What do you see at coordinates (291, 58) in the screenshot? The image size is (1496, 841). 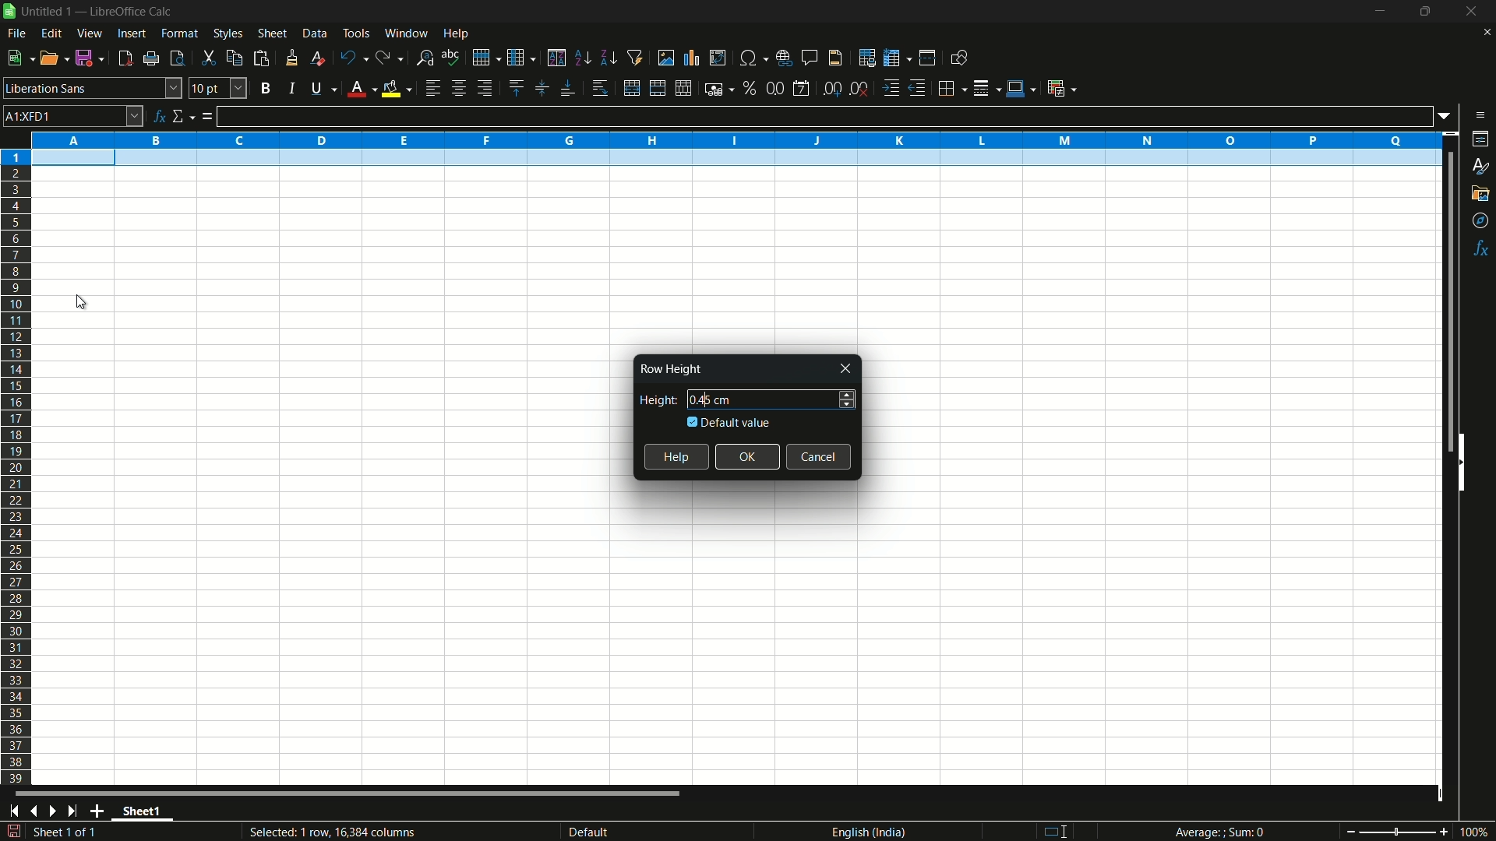 I see `clone formatting` at bounding box center [291, 58].